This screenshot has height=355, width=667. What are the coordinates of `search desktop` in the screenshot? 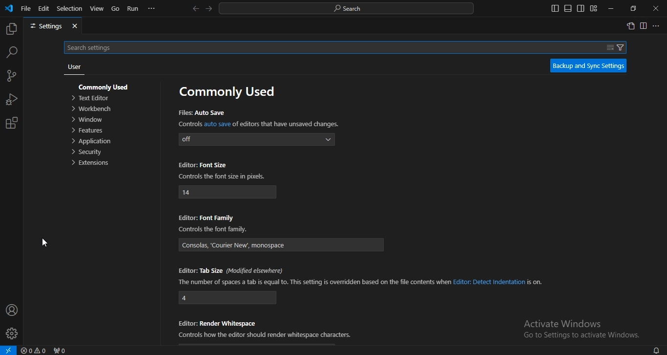 It's located at (349, 9).